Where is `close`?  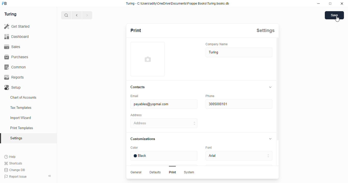 close is located at coordinates (343, 4).